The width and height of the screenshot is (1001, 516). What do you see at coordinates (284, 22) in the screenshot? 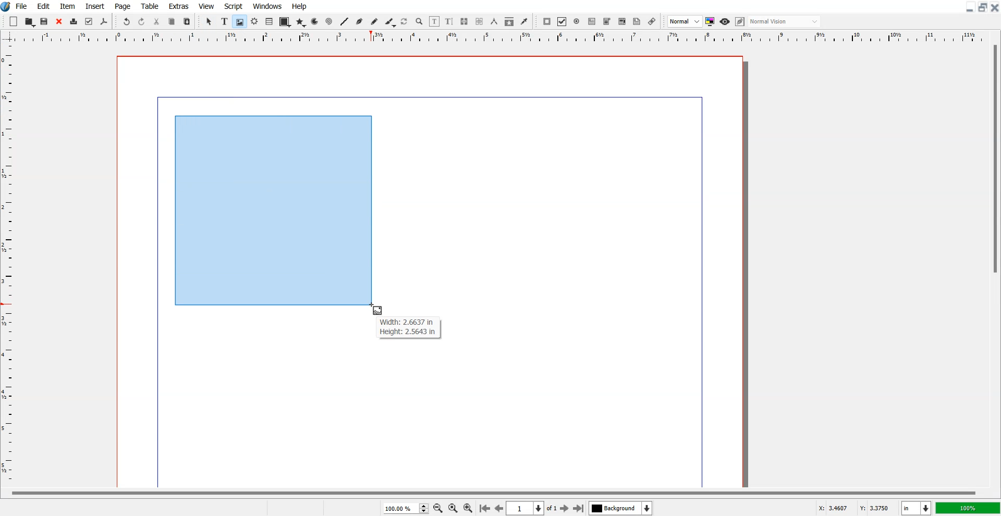
I see `Shape` at bounding box center [284, 22].